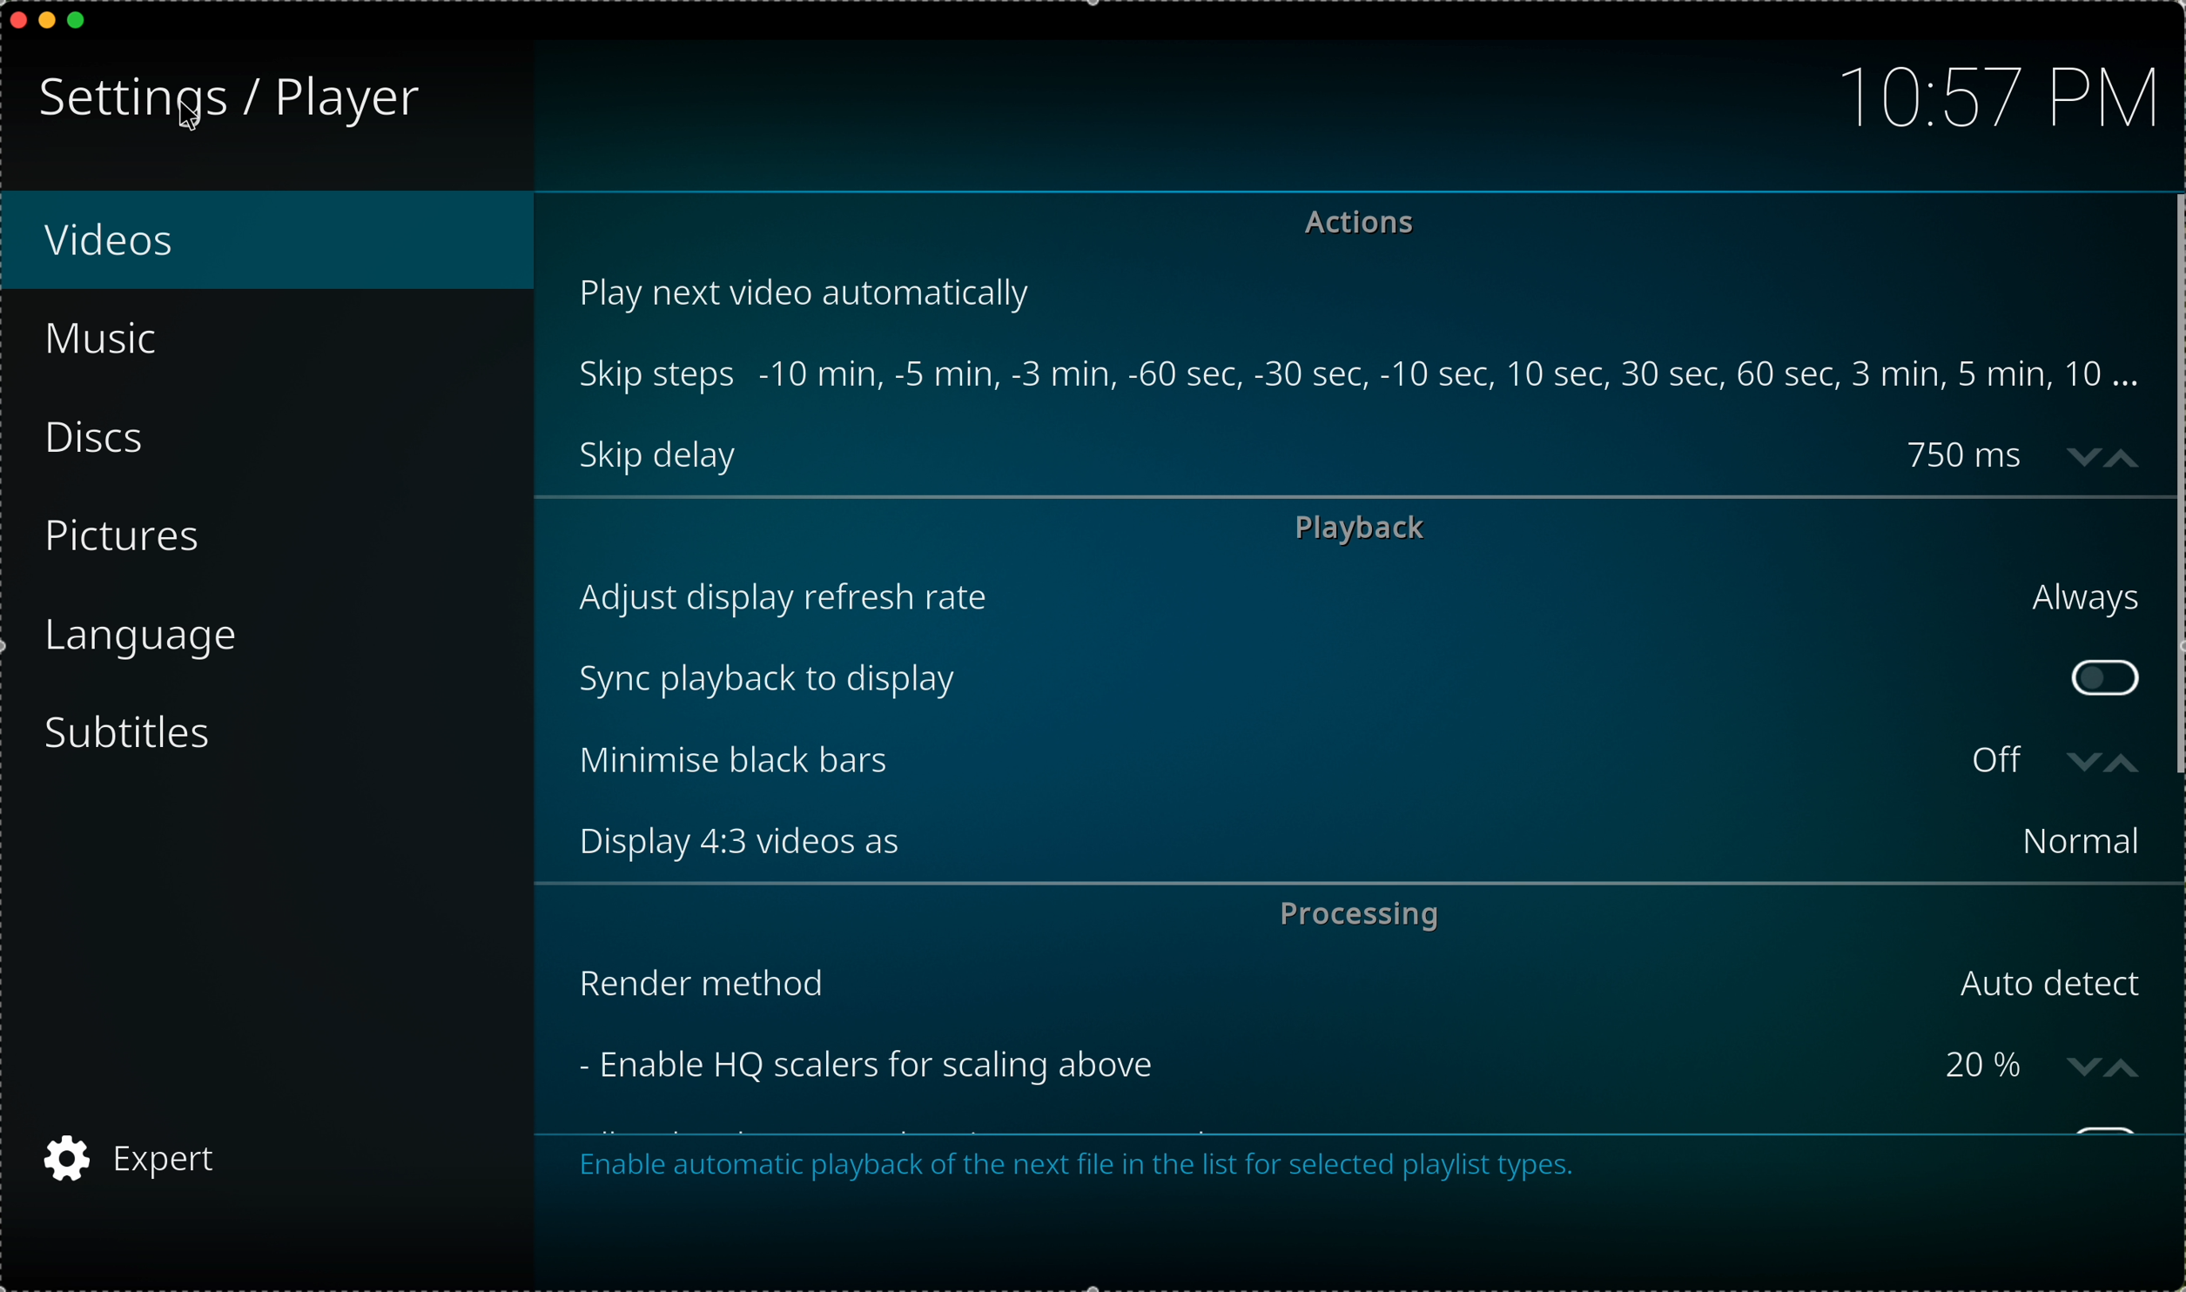 This screenshot has height=1292, width=2186. What do you see at coordinates (1356, 597) in the screenshot?
I see `adjust display refresh rate  off` at bounding box center [1356, 597].